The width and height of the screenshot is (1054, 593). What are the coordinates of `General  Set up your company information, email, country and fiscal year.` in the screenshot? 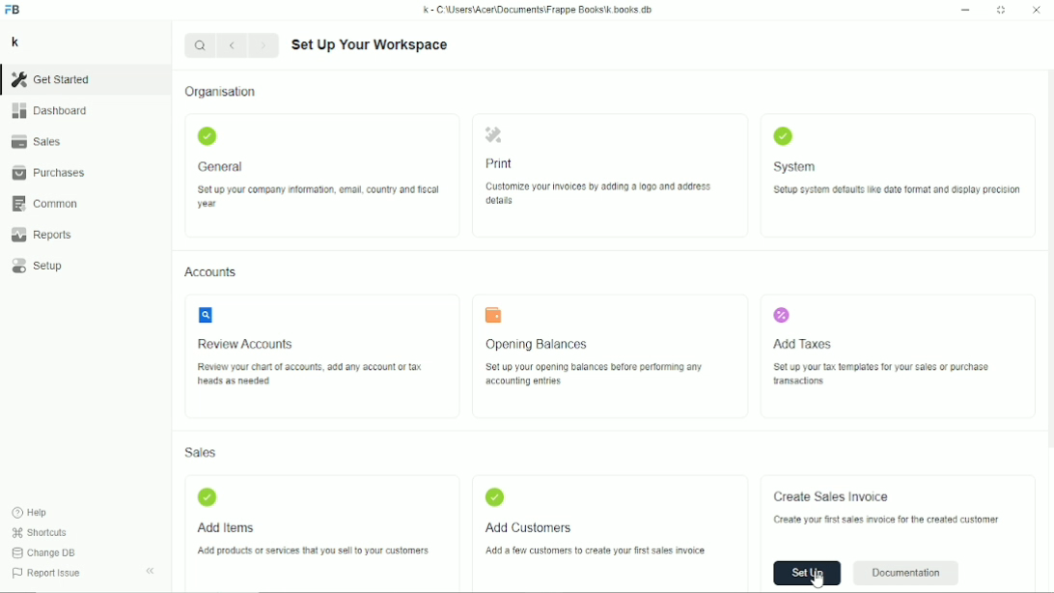 It's located at (316, 170).